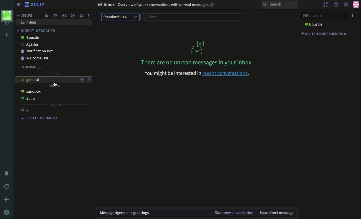  I want to click on search, so click(280, 5).